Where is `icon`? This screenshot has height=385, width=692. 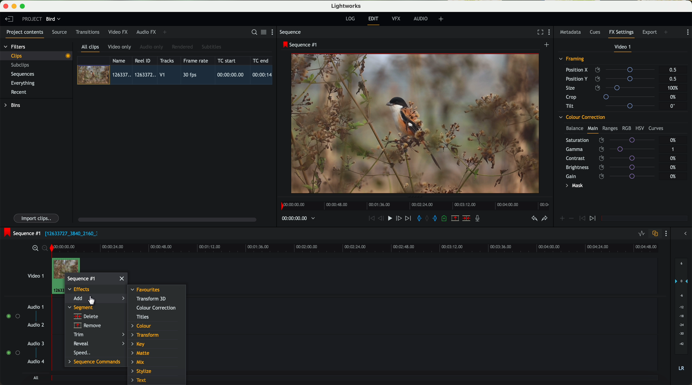
icon is located at coordinates (571, 218).